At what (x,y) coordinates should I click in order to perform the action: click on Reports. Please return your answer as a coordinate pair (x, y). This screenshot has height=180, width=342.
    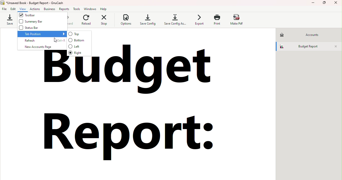
    Looking at the image, I should click on (65, 9).